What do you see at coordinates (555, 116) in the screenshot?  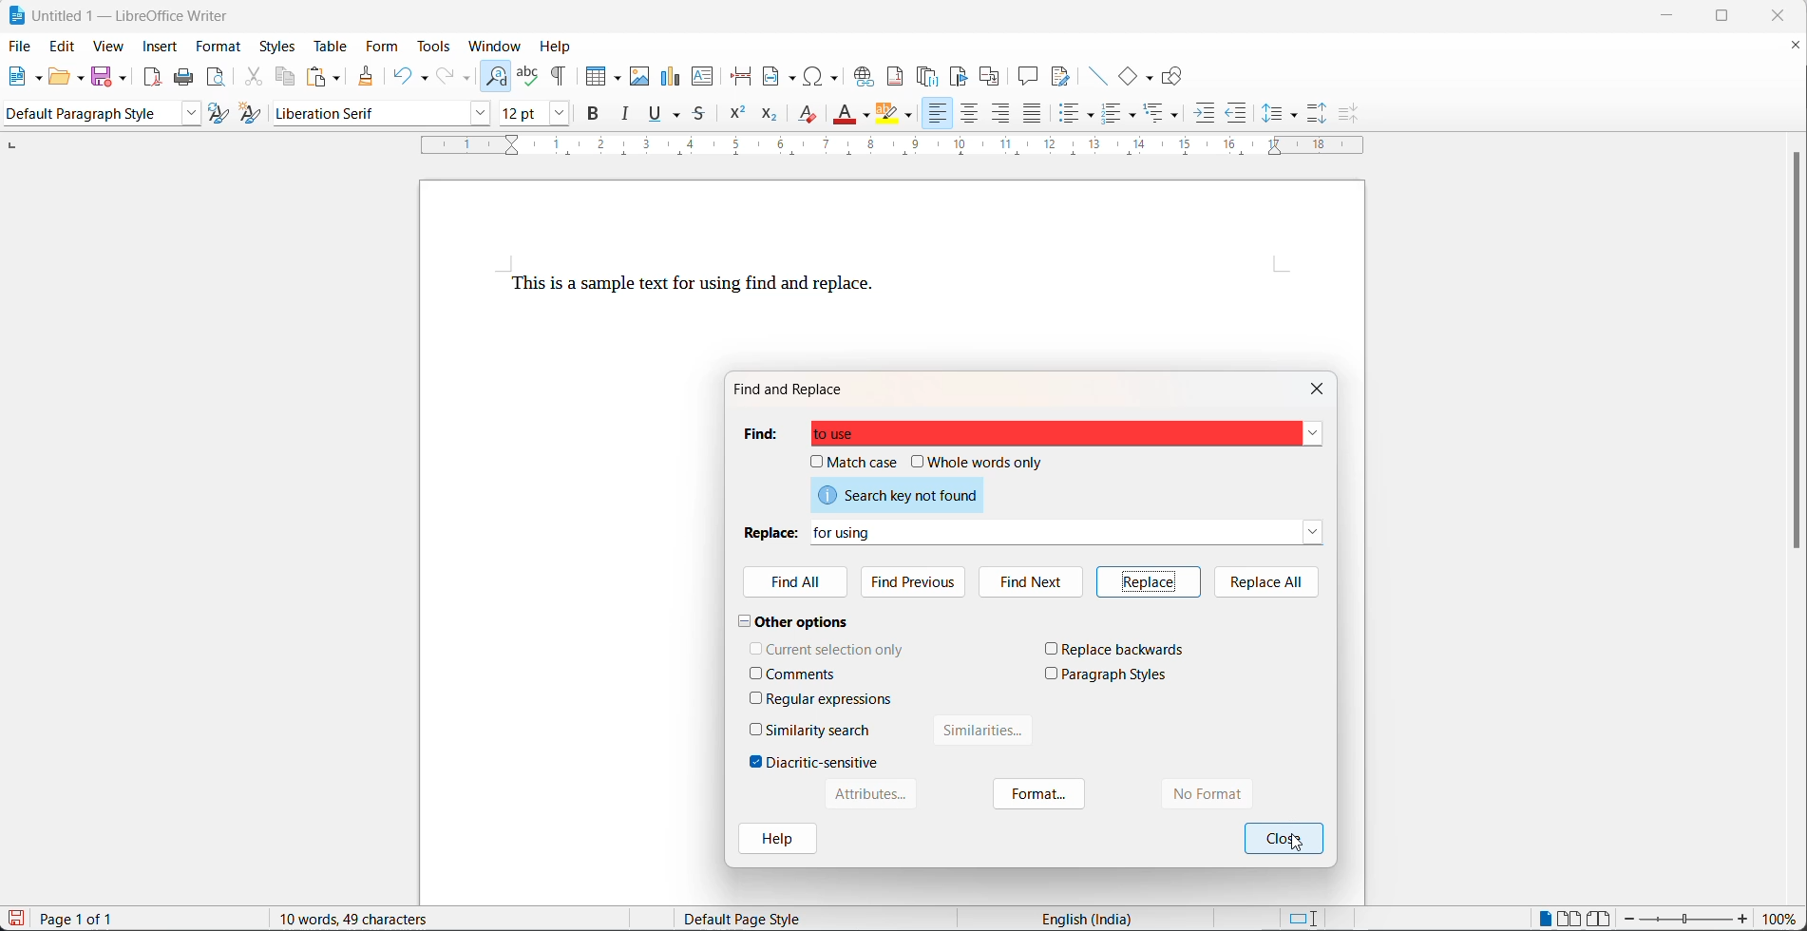 I see `font size options` at bounding box center [555, 116].